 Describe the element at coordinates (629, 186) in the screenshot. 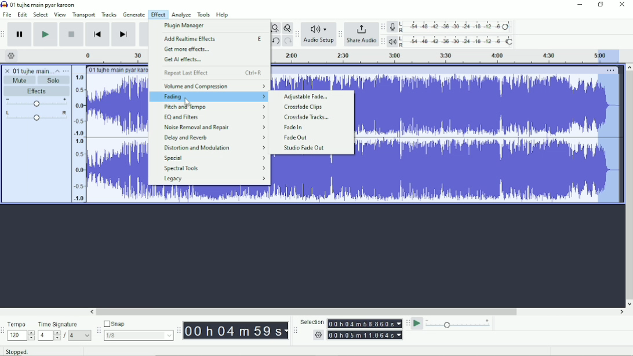

I see `Vertical scrollbar` at that location.